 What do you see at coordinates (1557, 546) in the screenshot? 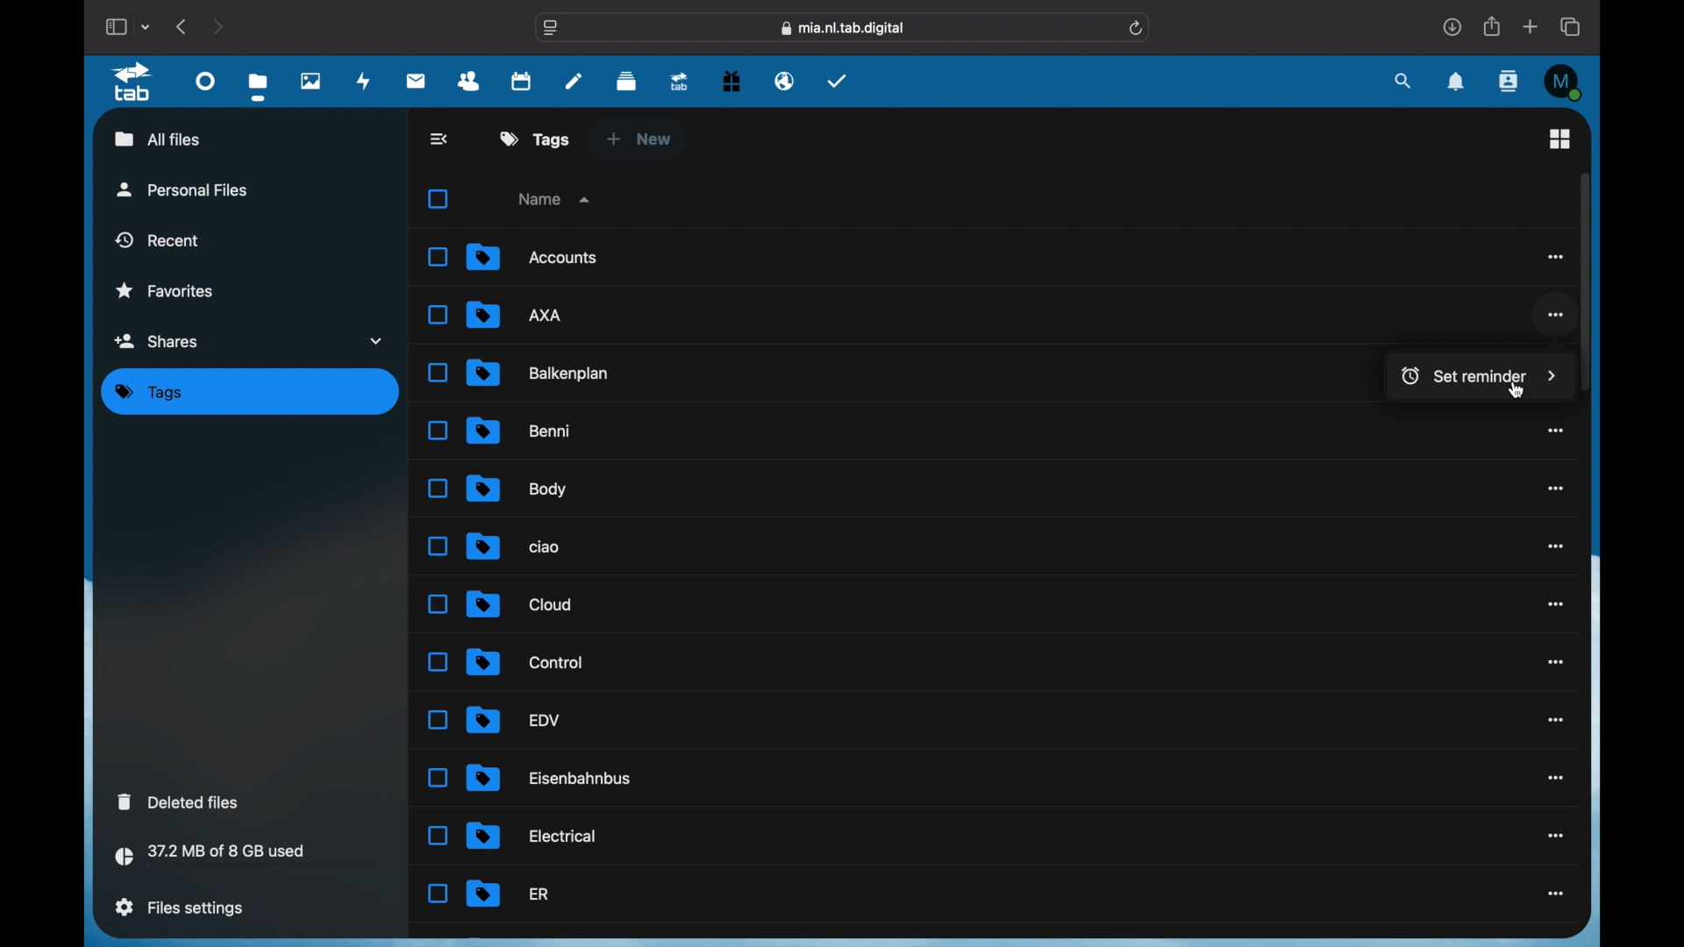
I see `more options` at bounding box center [1557, 546].